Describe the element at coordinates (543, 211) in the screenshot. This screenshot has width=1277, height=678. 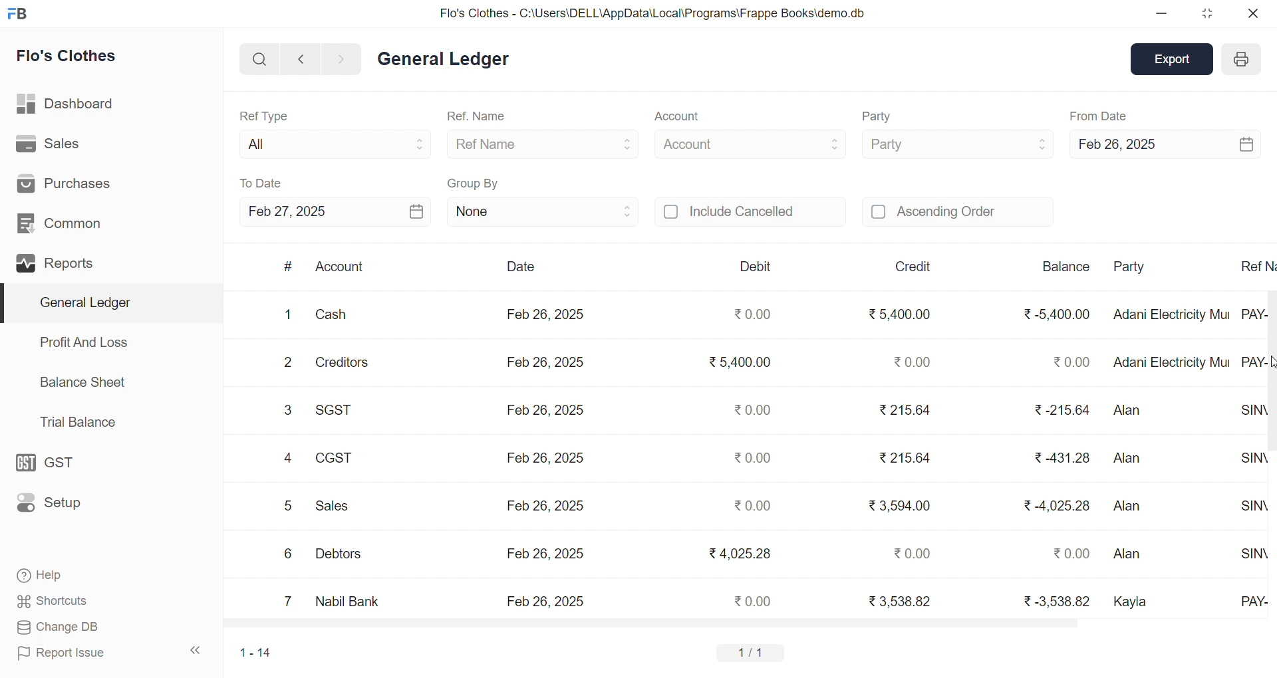
I see `None` at that location.